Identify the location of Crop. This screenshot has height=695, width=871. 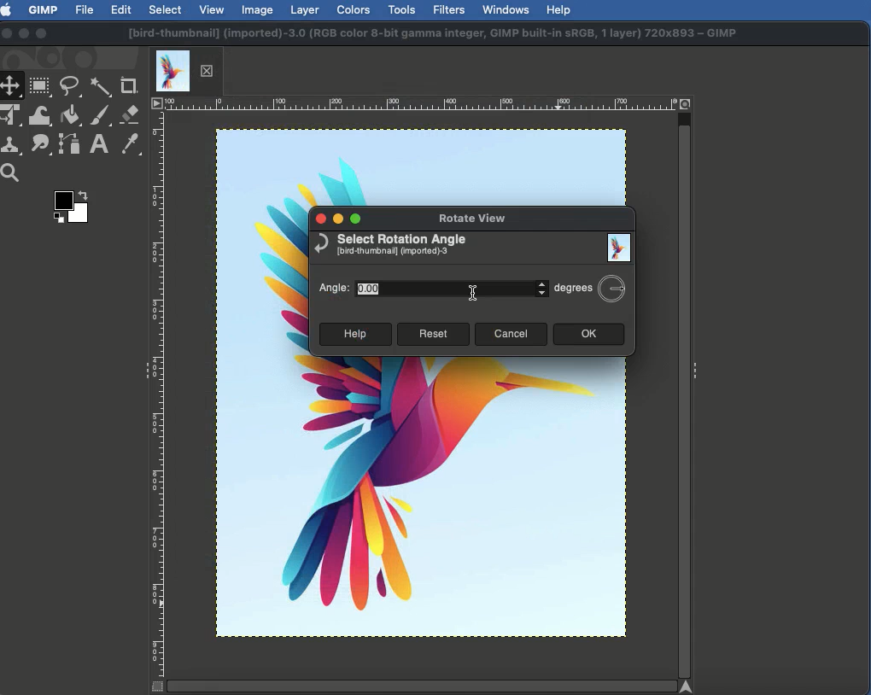
(129, 86).